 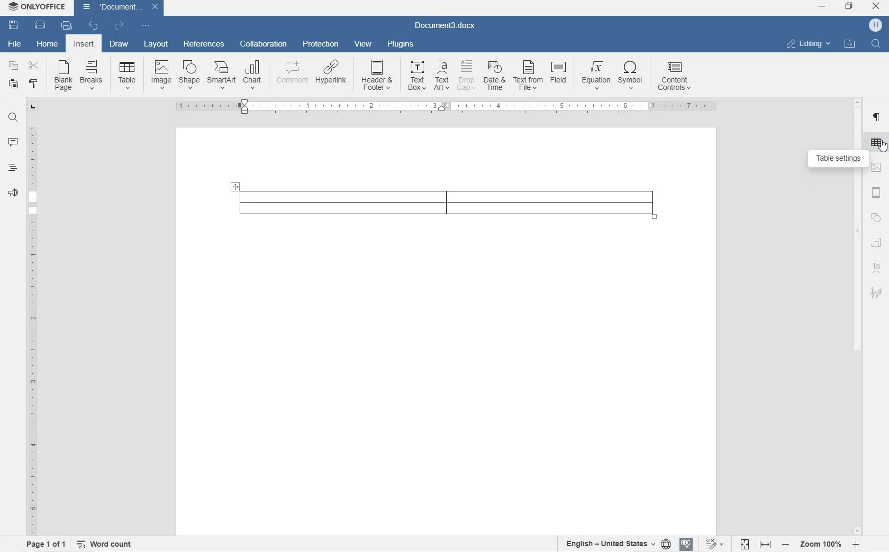 What do you see at coordinates (809, 43) in the screenshot?
I see `editing` at bounding box center [809, 43].